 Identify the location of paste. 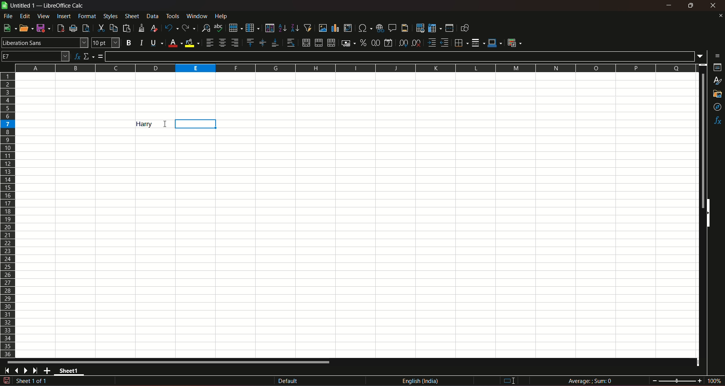
(128, 28).